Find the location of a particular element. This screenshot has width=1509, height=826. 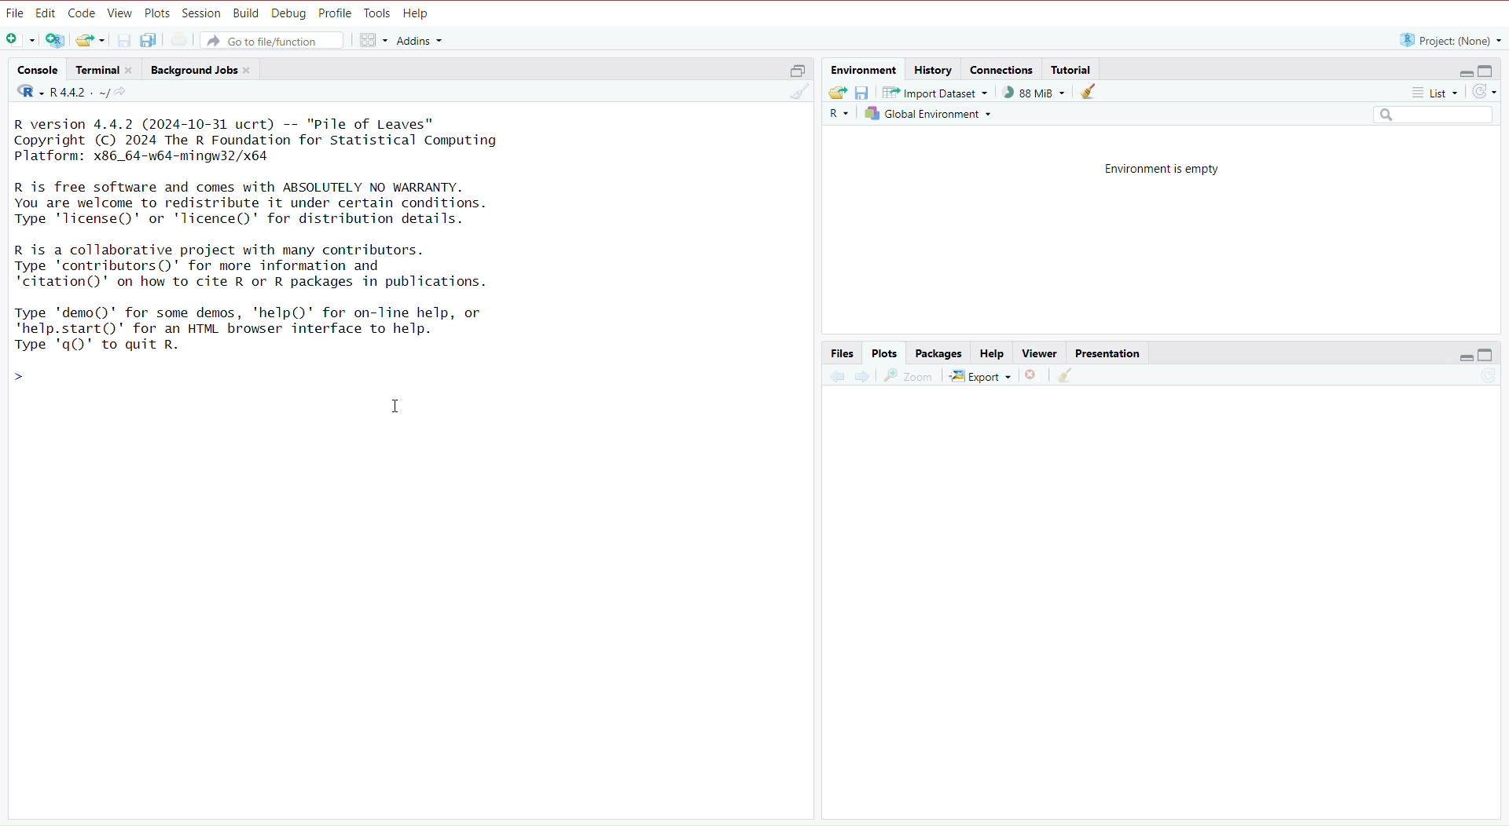

debug is located at coordinates (289, 14).